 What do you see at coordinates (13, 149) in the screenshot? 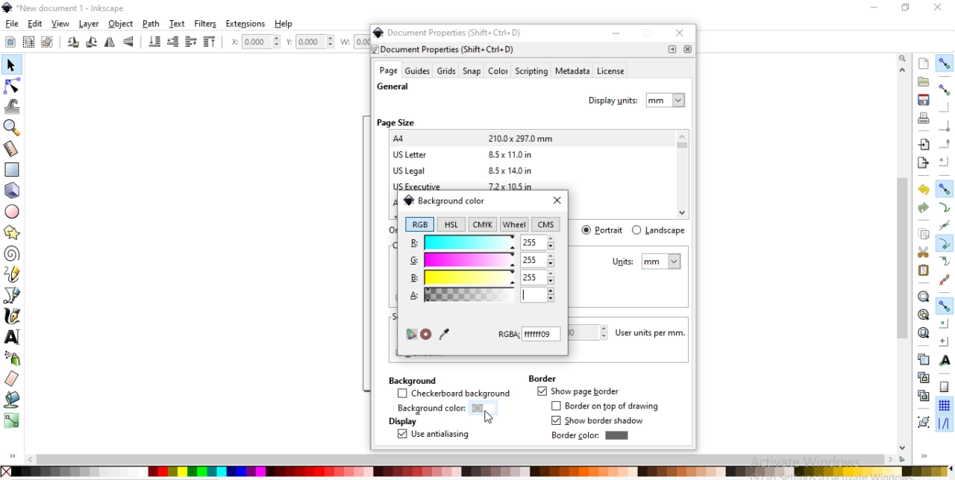
I see `measurement tools` at bounding box center [13, 149].